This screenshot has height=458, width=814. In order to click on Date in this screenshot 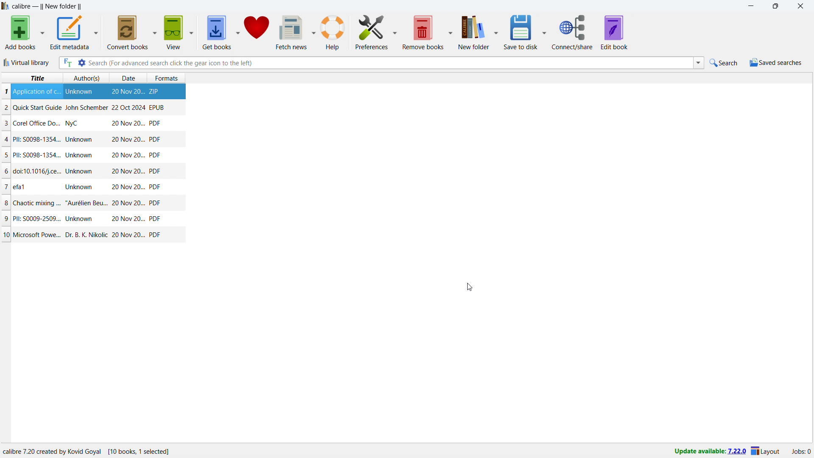, I will do `click(127, 107)`.